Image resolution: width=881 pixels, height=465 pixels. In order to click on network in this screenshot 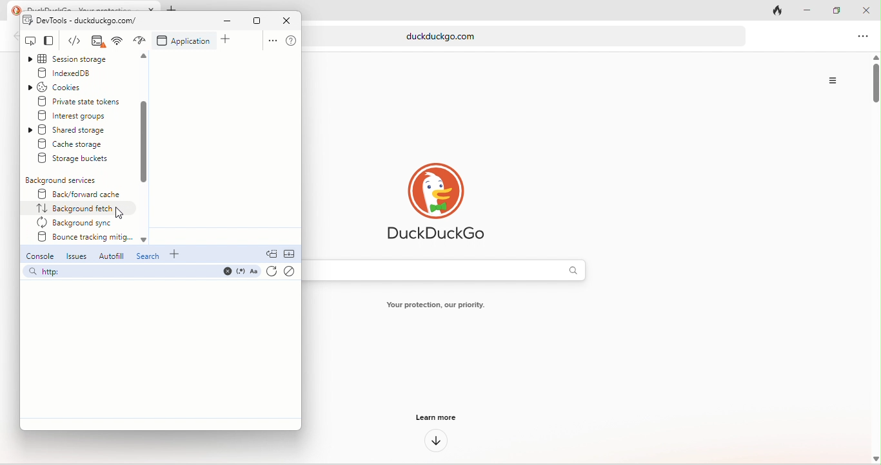, I will do `click(139, 41)`.